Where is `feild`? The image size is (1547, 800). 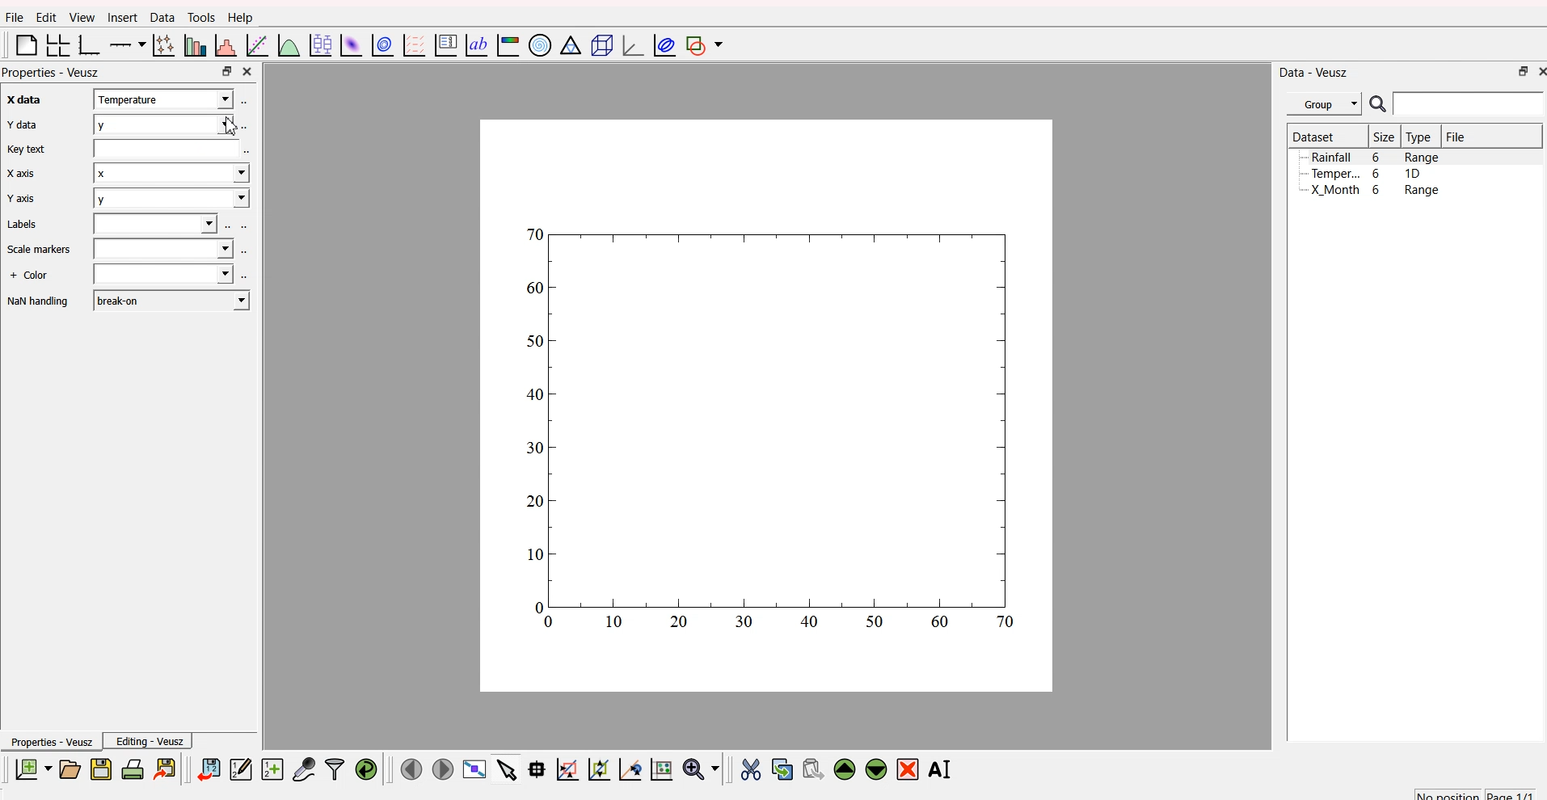
feild is located at coordinates (166, 149).